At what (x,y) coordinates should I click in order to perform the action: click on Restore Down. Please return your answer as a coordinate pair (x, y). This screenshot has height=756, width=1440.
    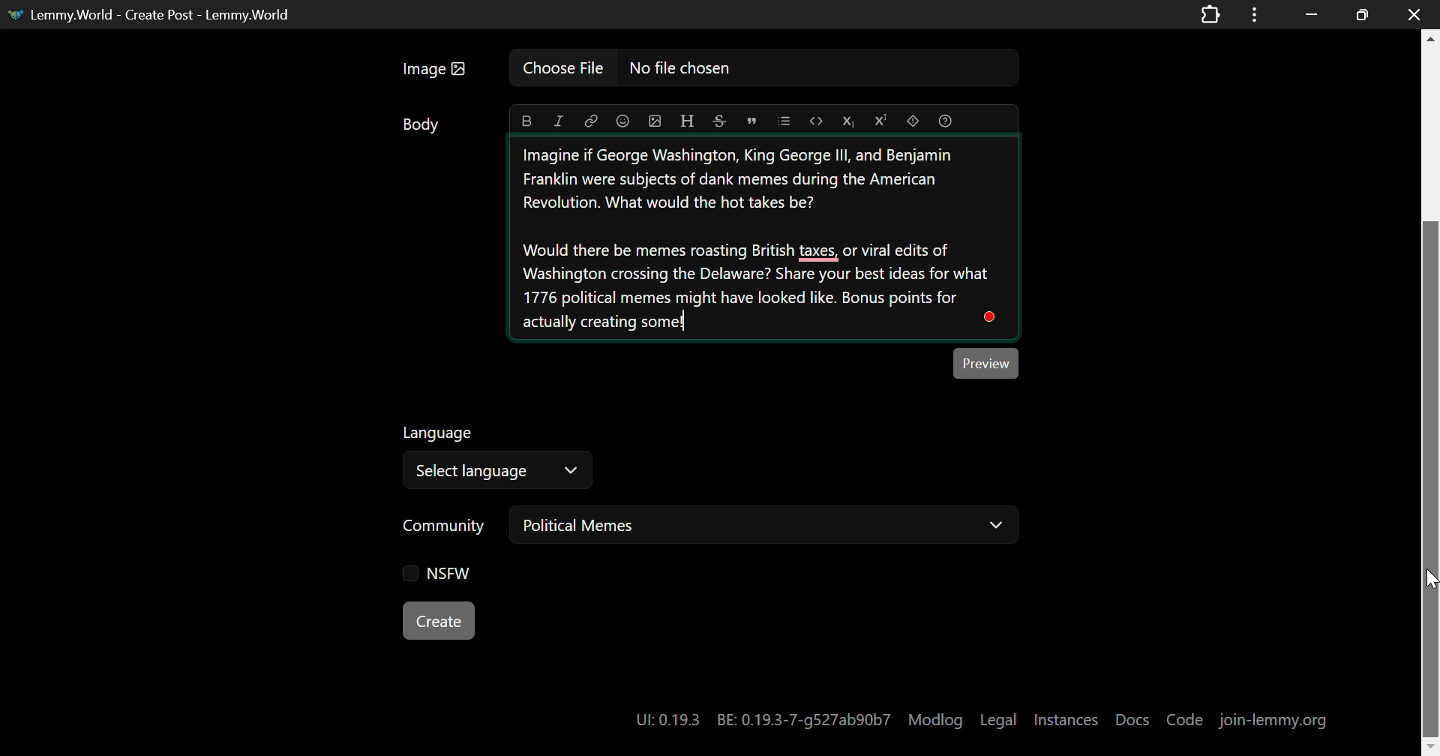
    Looking at the image, I should click on (1309, 14).